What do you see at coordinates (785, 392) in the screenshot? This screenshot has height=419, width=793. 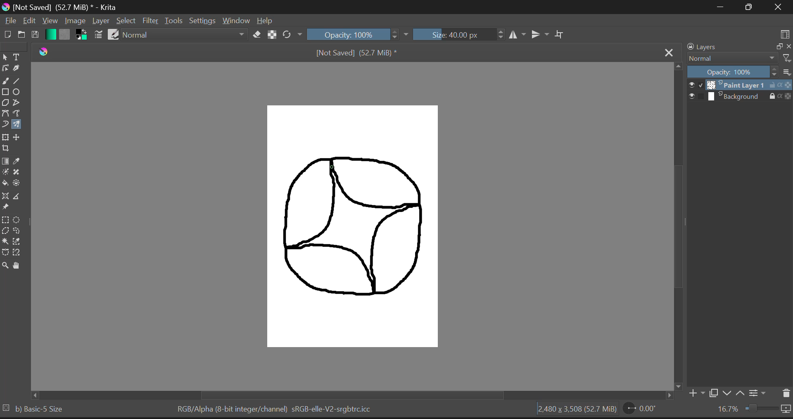 I see `Delete Layers` at bounding box center [785, 392].